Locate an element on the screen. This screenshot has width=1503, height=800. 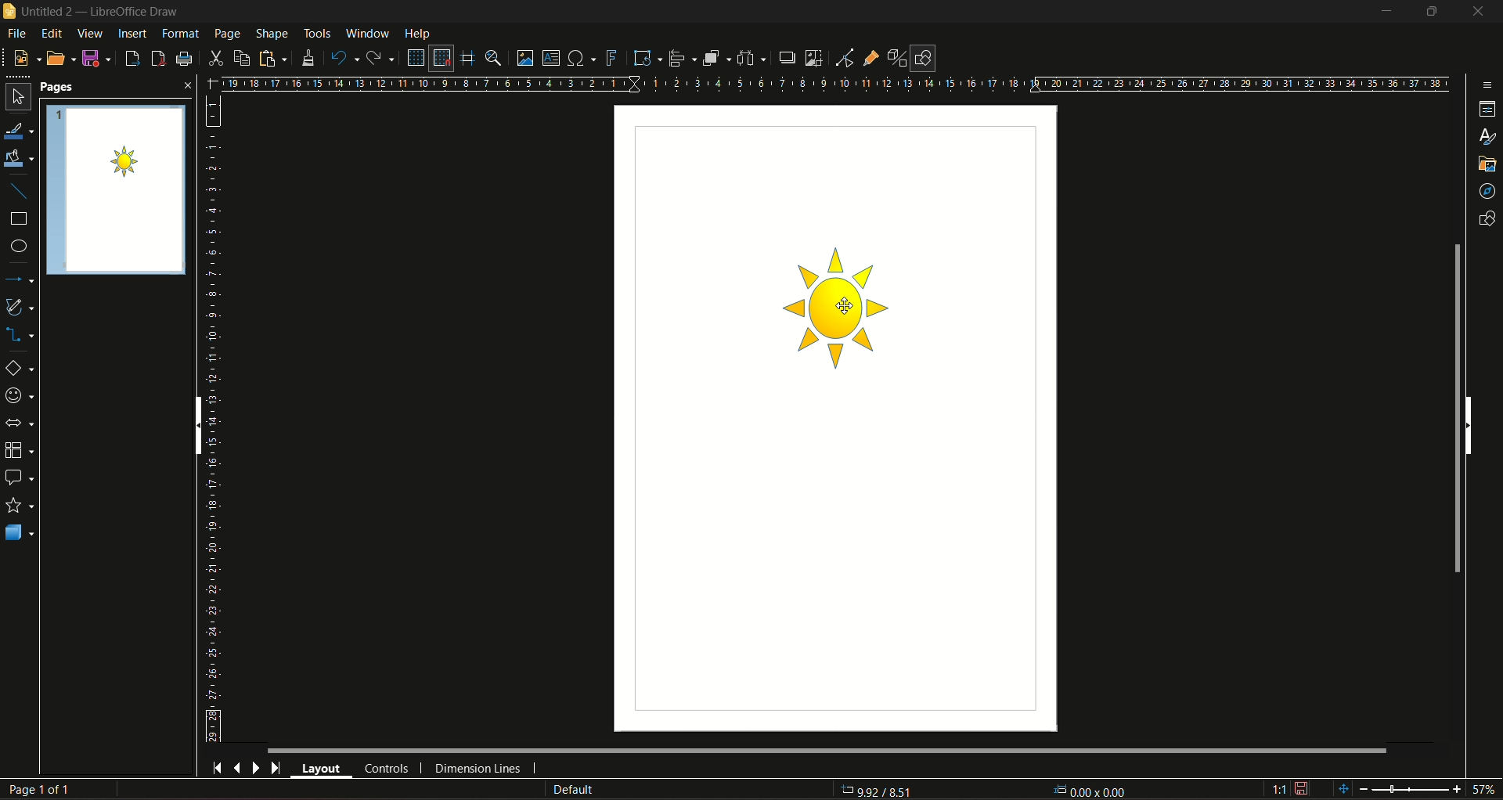
export as pdf is located at coordinates (158, 59).